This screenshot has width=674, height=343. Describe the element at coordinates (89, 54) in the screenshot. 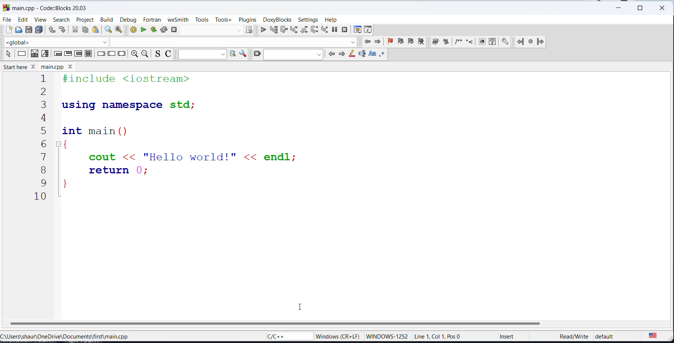

I see `block instruction` at that location.